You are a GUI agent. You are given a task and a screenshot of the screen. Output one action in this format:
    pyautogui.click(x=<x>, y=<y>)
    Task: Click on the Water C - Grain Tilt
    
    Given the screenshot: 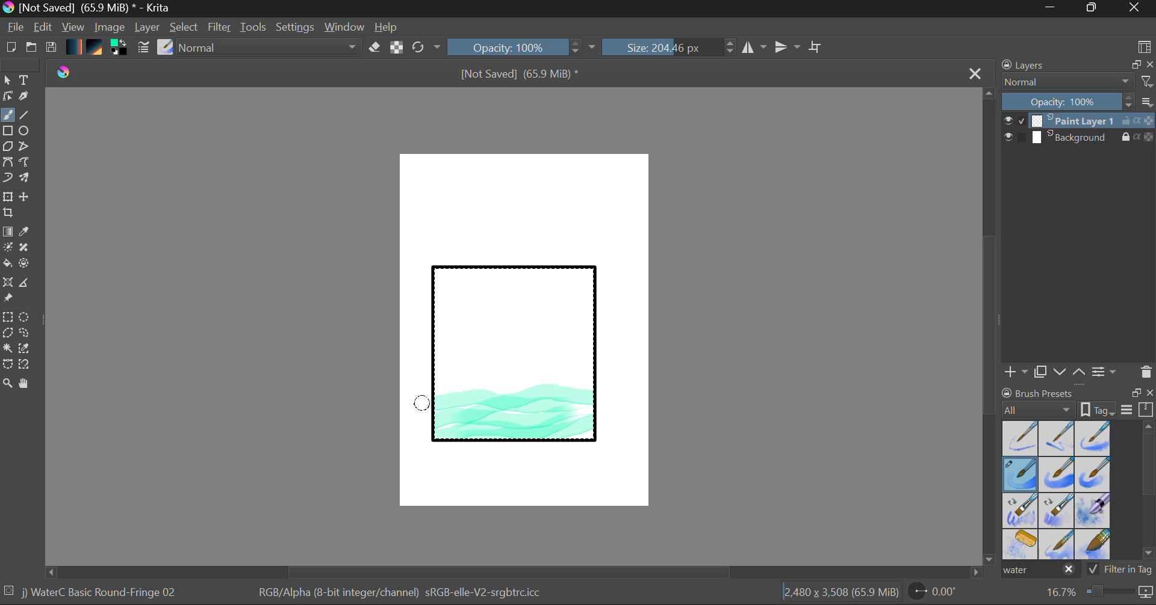 What is the action you would take?
    pyautogui.click(x=1021, y=511)
    